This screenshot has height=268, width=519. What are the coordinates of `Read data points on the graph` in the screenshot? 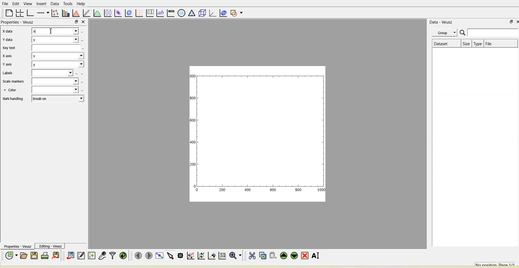 It's located at (180, 256).